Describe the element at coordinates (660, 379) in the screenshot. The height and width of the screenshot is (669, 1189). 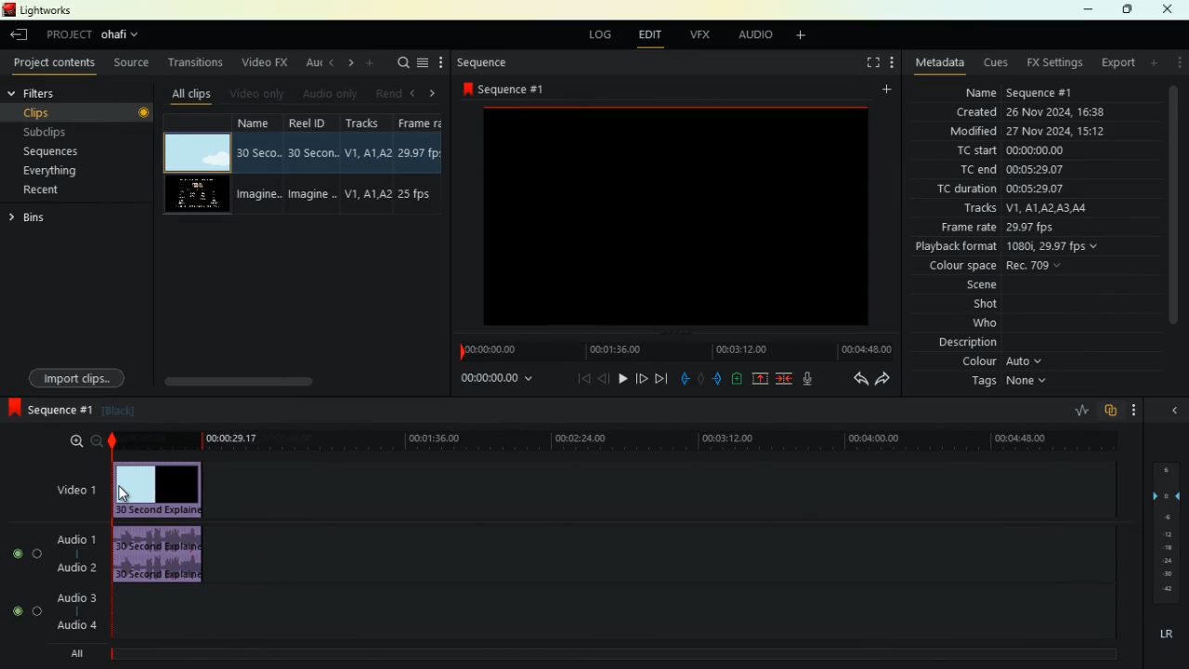
I see `end` at that location.